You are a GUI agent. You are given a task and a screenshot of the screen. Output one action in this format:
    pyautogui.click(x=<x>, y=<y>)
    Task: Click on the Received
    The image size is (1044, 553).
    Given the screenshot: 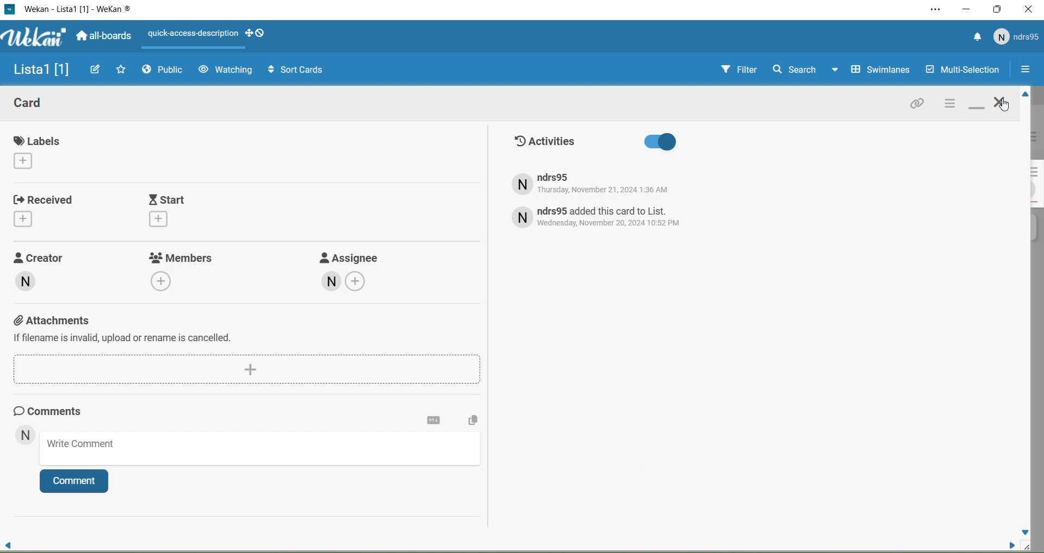 What is the action you would take?
    pyautogui.click(x=46, y=209)
    